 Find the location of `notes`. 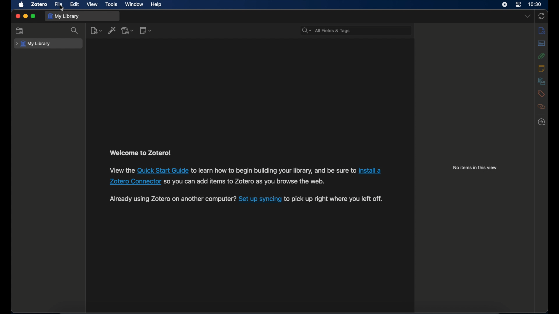

notes is located at coordinates (542, 30).